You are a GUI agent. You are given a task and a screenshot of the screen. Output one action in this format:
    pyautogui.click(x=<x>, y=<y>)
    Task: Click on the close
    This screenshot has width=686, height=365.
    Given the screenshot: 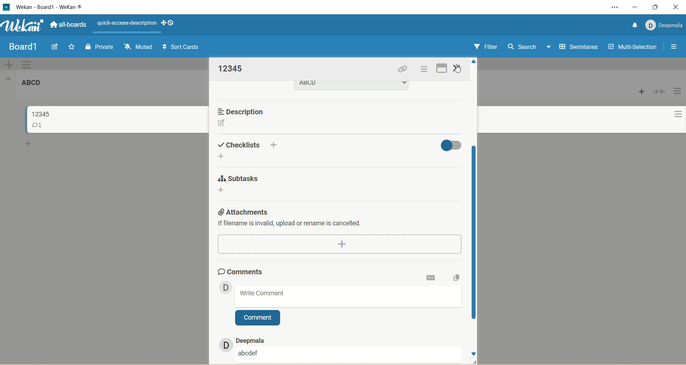 What is the action you would take?
    pyautogui.click(x=676, y=7)
    